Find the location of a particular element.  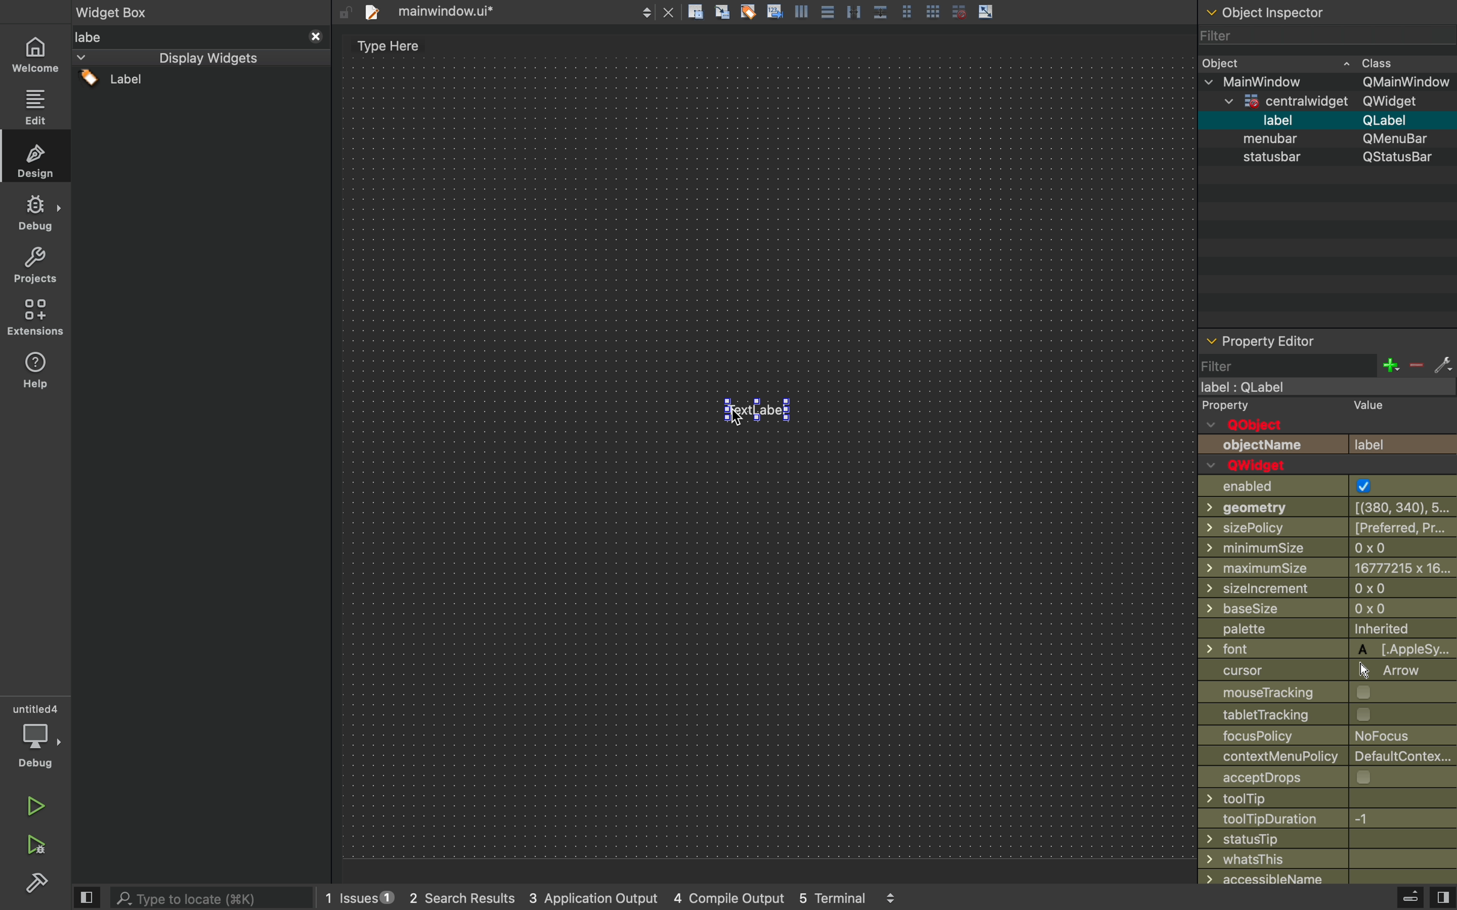

 is located at coordinates (200, 13).